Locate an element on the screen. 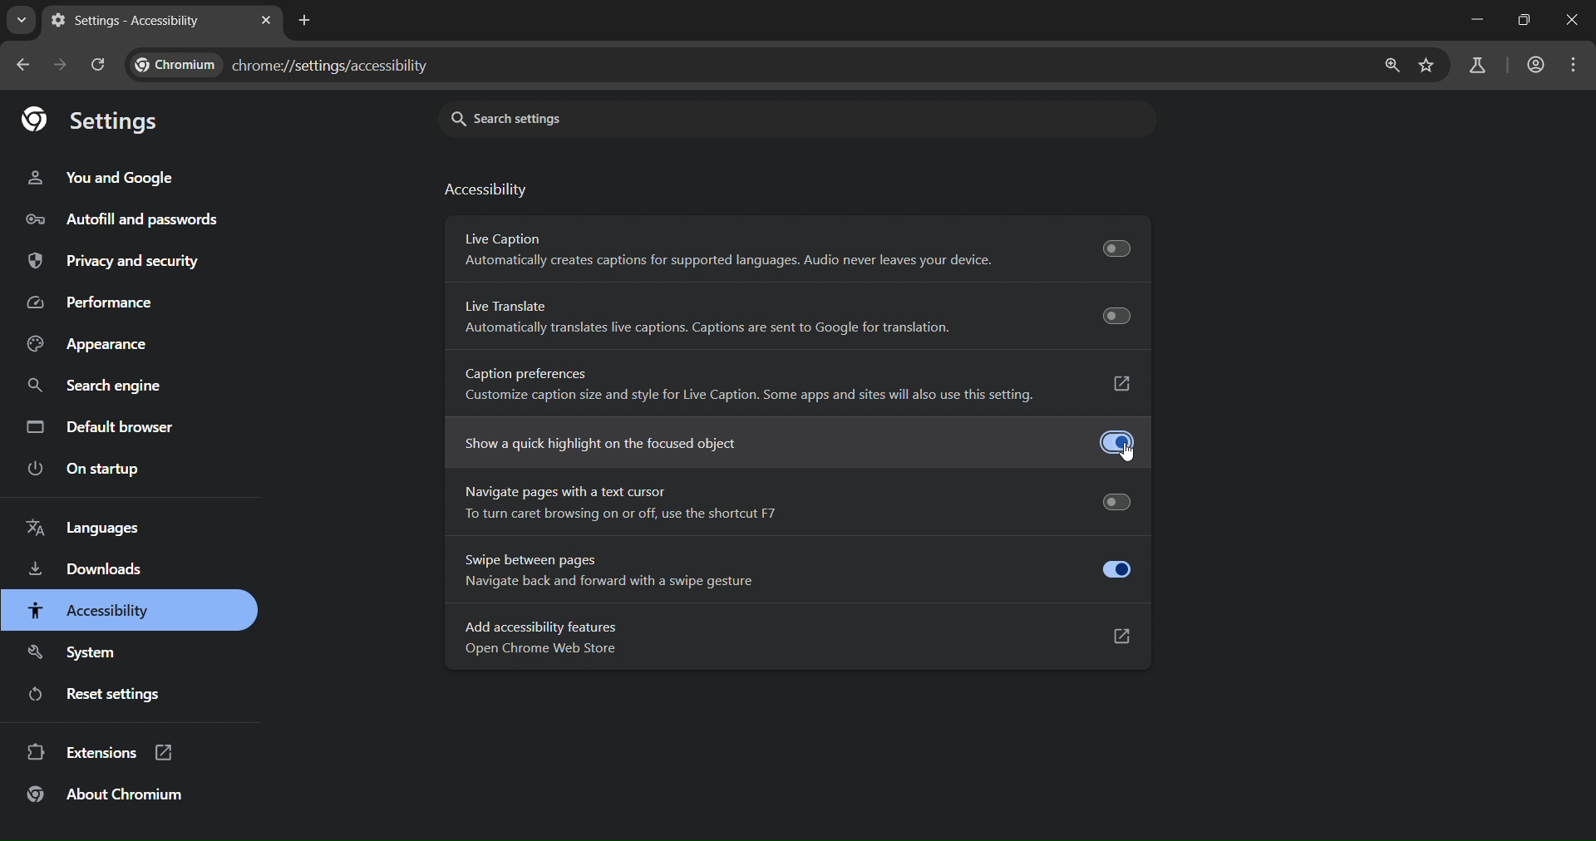 The width and height of the screenshot is (1596, 841). close is located at coordinates (1576, 19).